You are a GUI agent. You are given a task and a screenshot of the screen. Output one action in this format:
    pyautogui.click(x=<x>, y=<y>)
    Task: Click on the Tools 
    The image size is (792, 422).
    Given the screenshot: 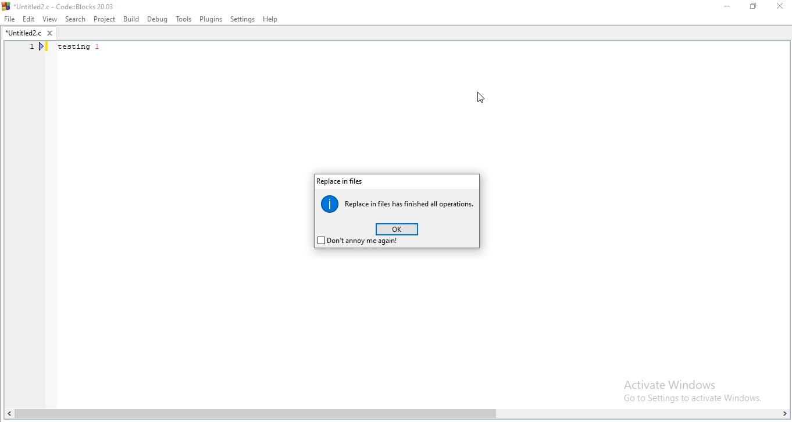 What is the action you would take?
    pyautogui.click(x=183, y=20)
    